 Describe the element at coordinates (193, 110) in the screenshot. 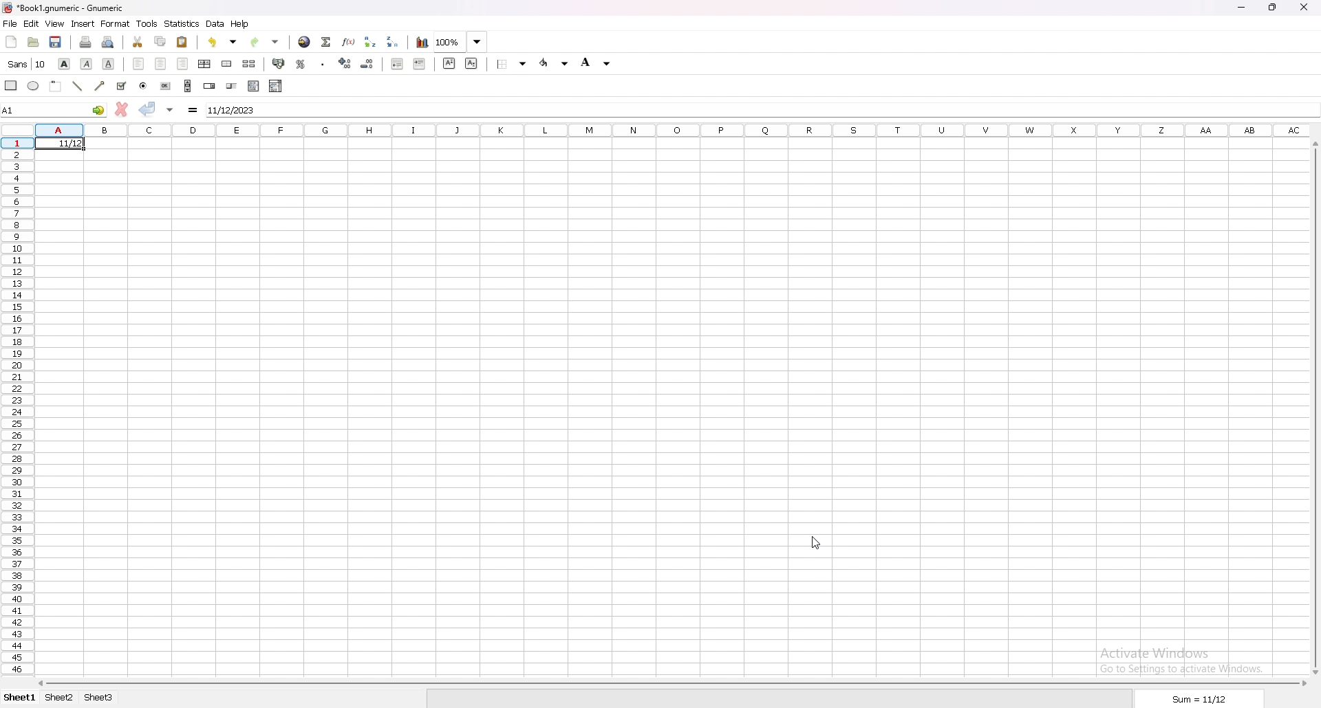

I see `formula` at that location.